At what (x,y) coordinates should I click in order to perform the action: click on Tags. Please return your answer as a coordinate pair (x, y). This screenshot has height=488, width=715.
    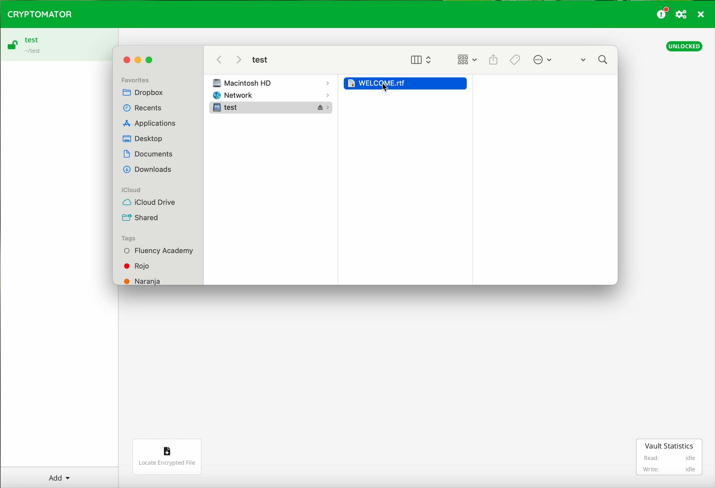
    Looking at the image, I should click on (129, 238).